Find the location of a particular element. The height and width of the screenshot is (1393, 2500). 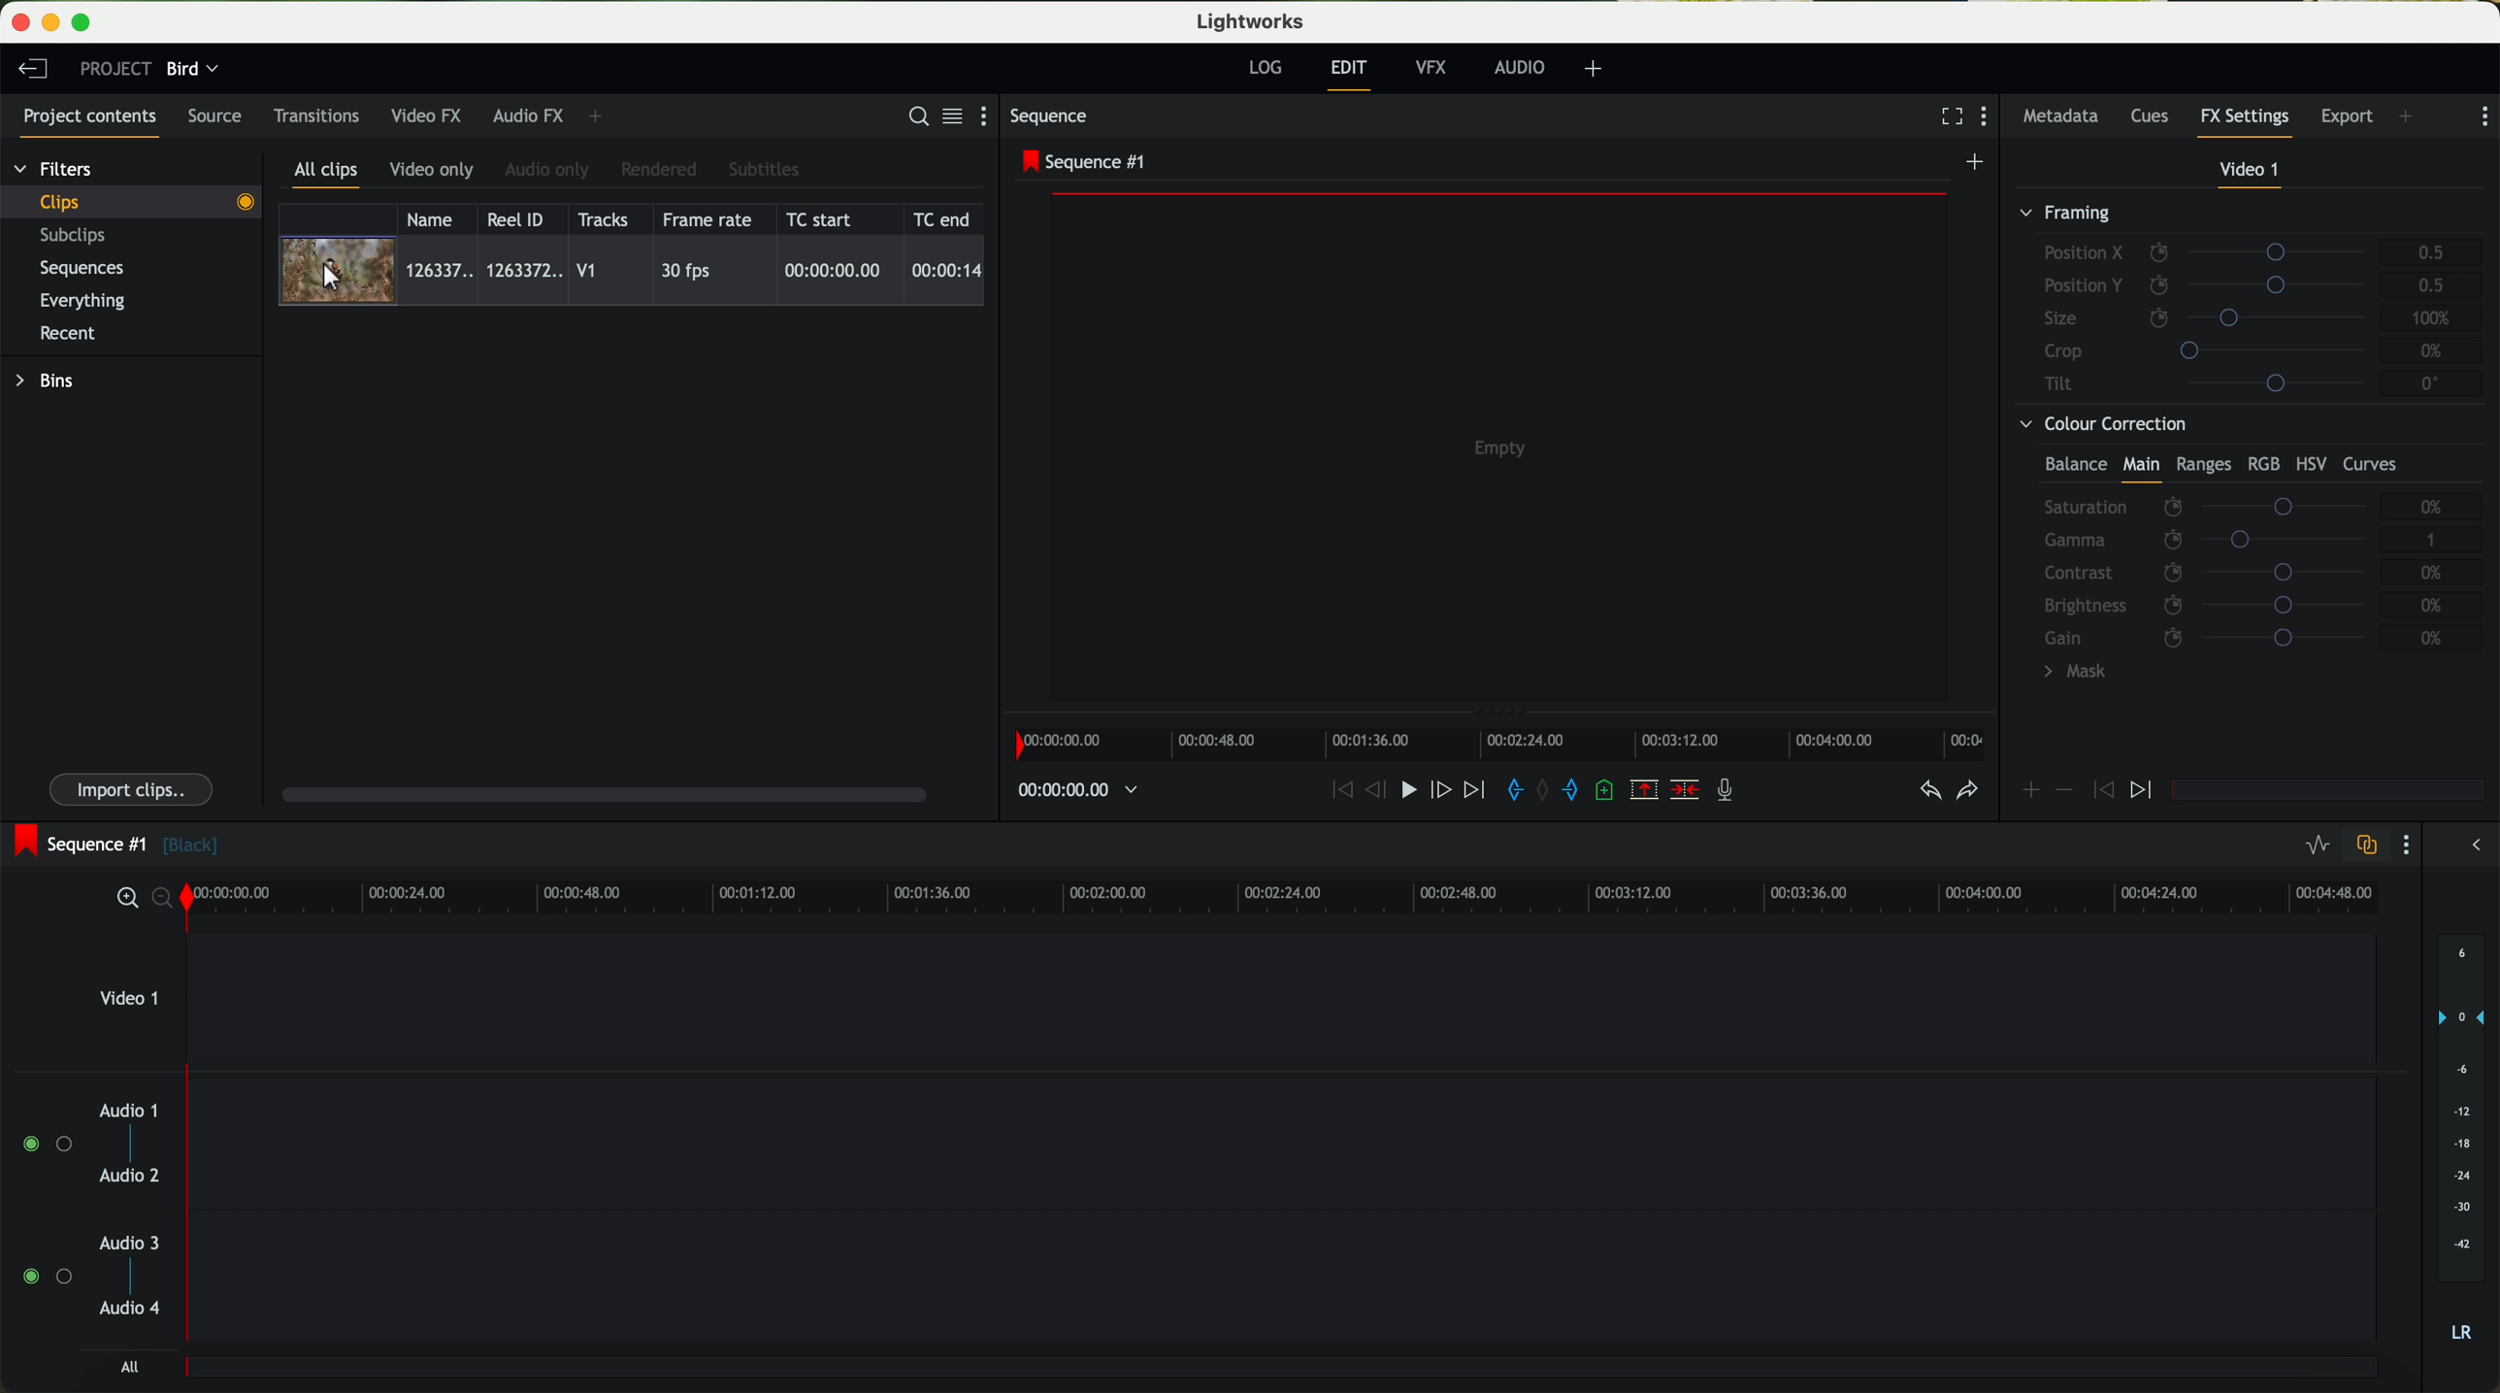

zoom in is located at coordinates (124, 899).